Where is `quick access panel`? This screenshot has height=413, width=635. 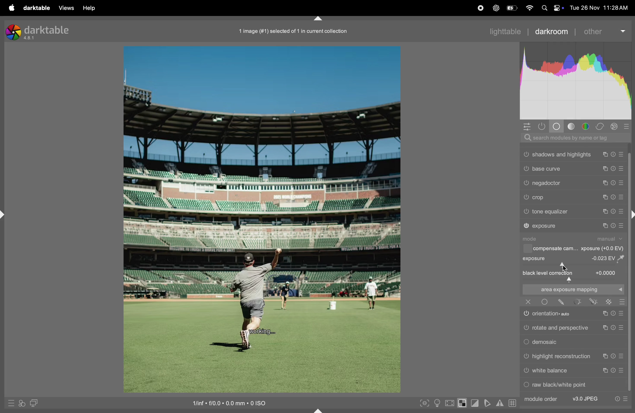 quick access panel is located at coordinates (527, 126).